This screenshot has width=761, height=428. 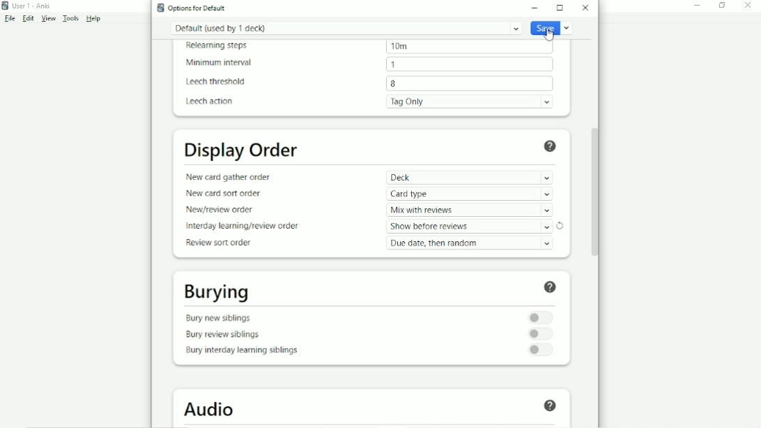 I want to click on Bury interday learning siblings, so click(x=240, y=352).